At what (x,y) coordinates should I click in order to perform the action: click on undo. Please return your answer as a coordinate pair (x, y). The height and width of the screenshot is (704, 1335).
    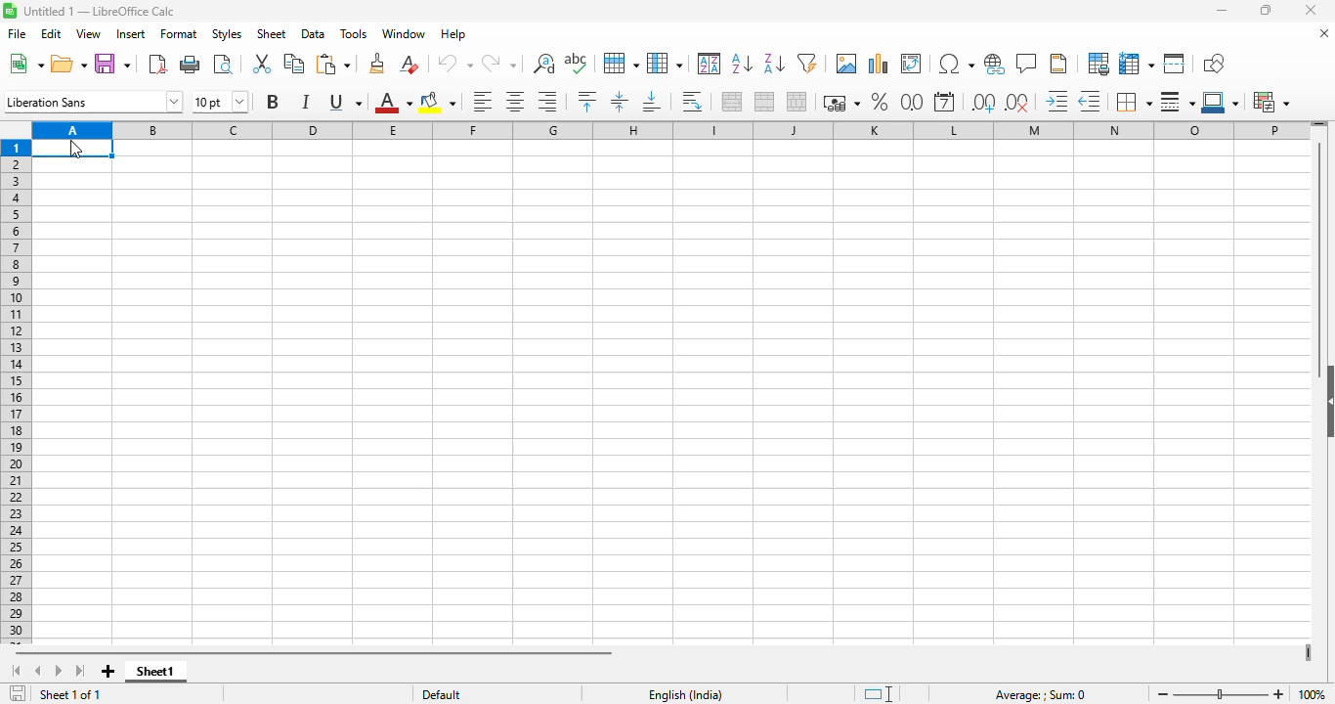
    Looking at the image, I should click on (453, 64).